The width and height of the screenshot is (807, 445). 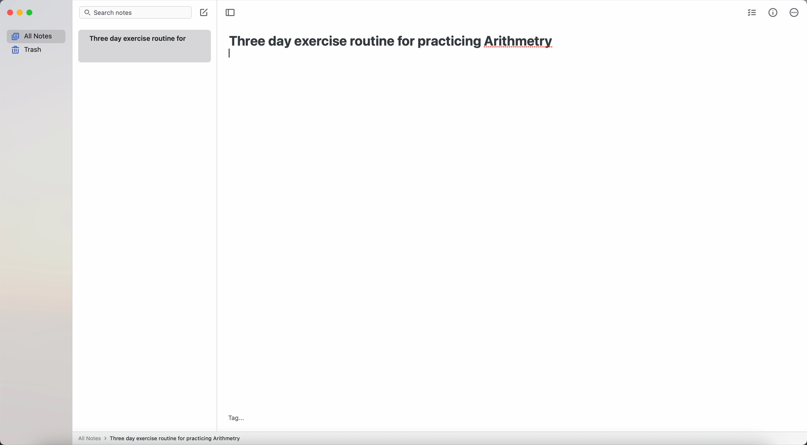 What do you see at coordinates (794, 13) in the screenshot?
I see `more options` at bounding box center [794, 13].